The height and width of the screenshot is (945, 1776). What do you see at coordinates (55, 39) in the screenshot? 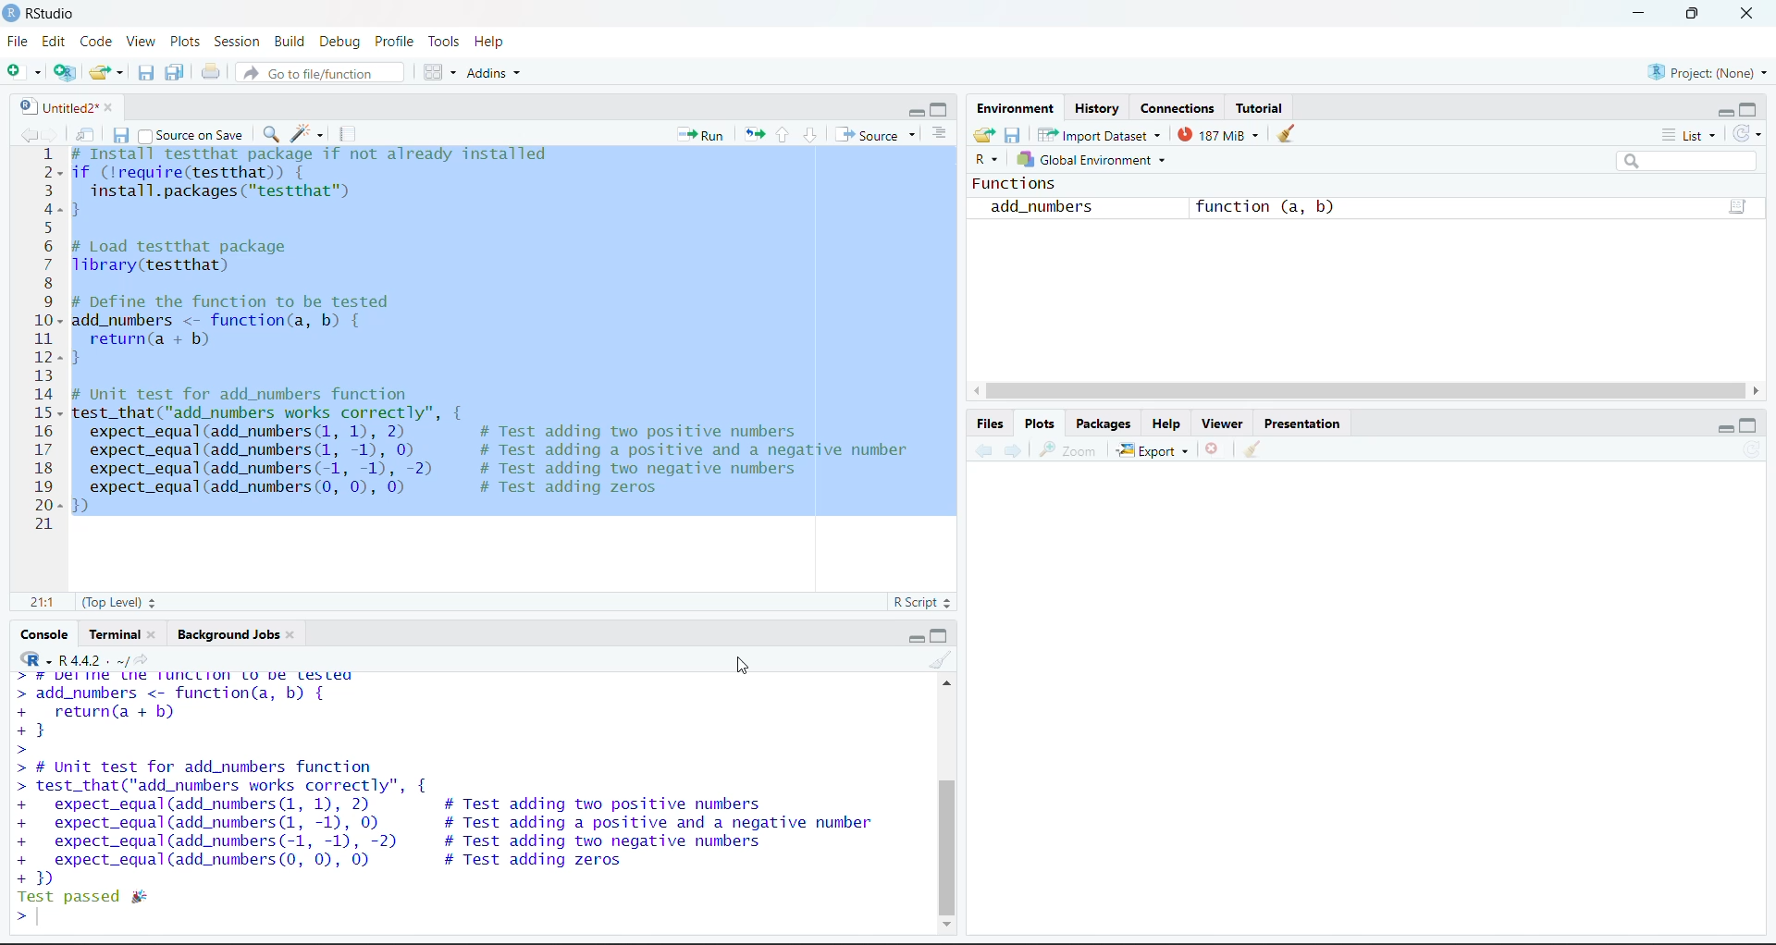
I see `Edit` at bounding box center [55, 39].